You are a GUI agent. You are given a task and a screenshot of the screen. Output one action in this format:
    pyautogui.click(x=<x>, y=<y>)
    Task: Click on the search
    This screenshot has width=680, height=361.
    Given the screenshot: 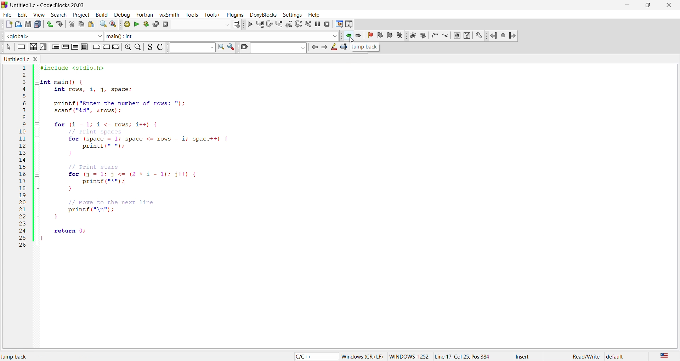 What is the action you would take?
    pyautogui.click(x=102, y=25)
    